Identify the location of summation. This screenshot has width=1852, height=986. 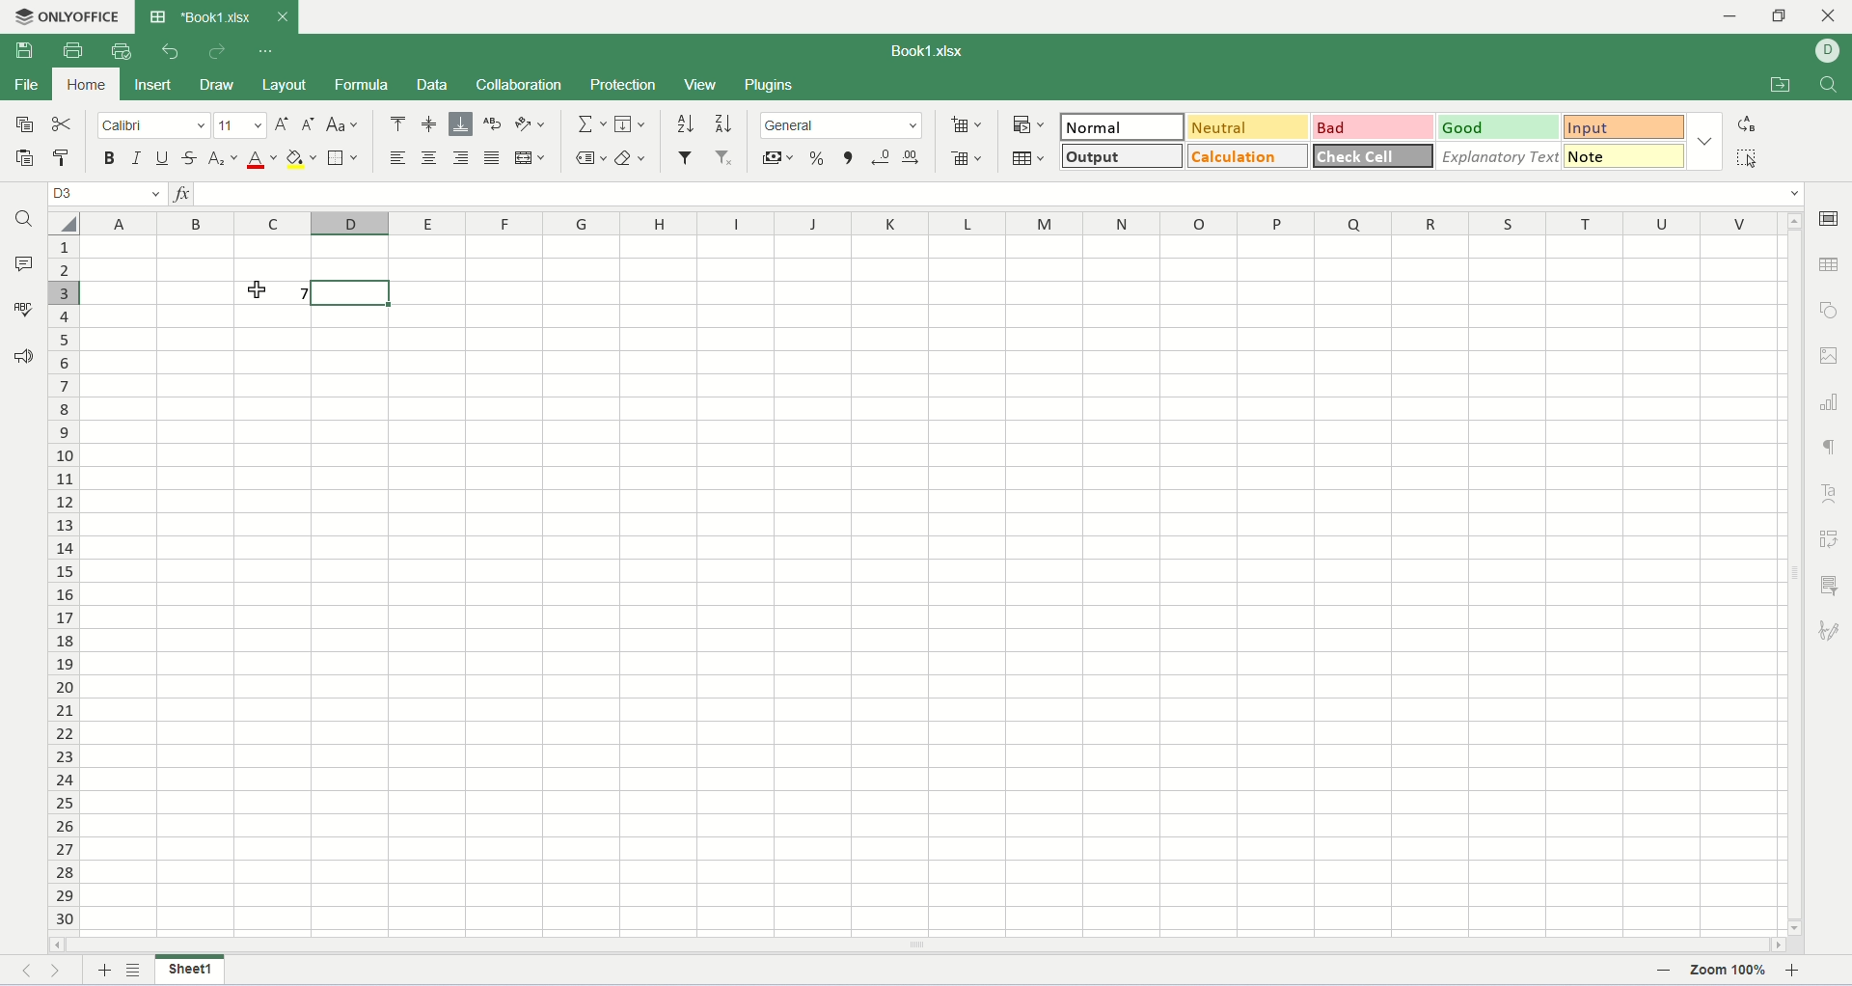
(591, 123).